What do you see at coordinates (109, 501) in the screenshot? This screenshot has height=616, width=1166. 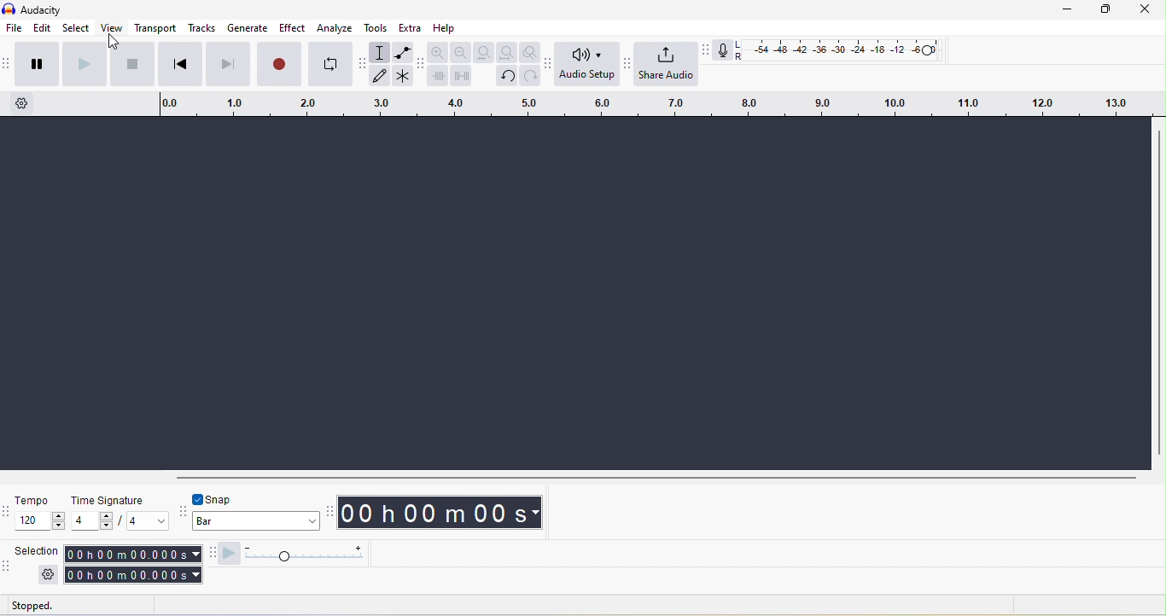 I see `time signature` at bounding box center [109, 501].